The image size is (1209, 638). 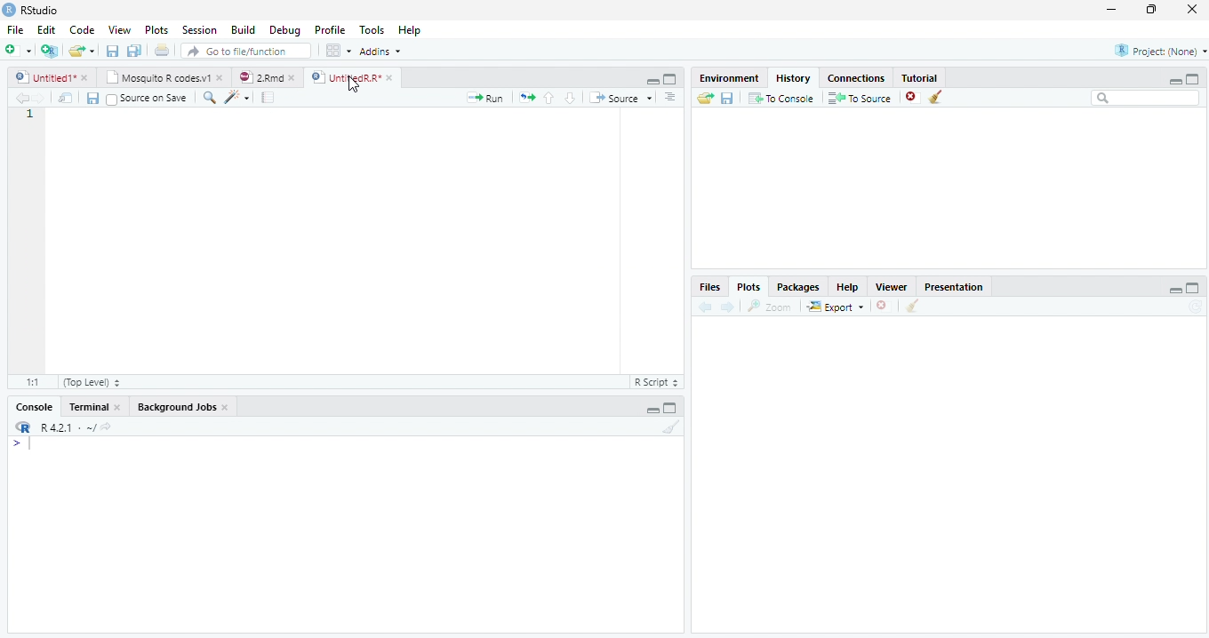 I want to click on Code, so click(x=85, y=30).